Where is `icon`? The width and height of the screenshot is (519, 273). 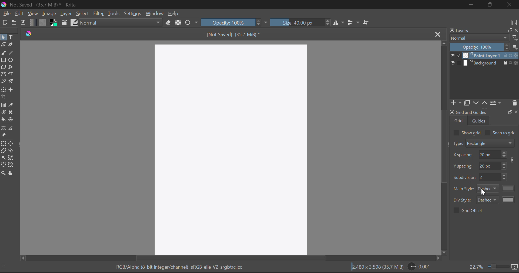 icon is located at coordinates (515, 267).